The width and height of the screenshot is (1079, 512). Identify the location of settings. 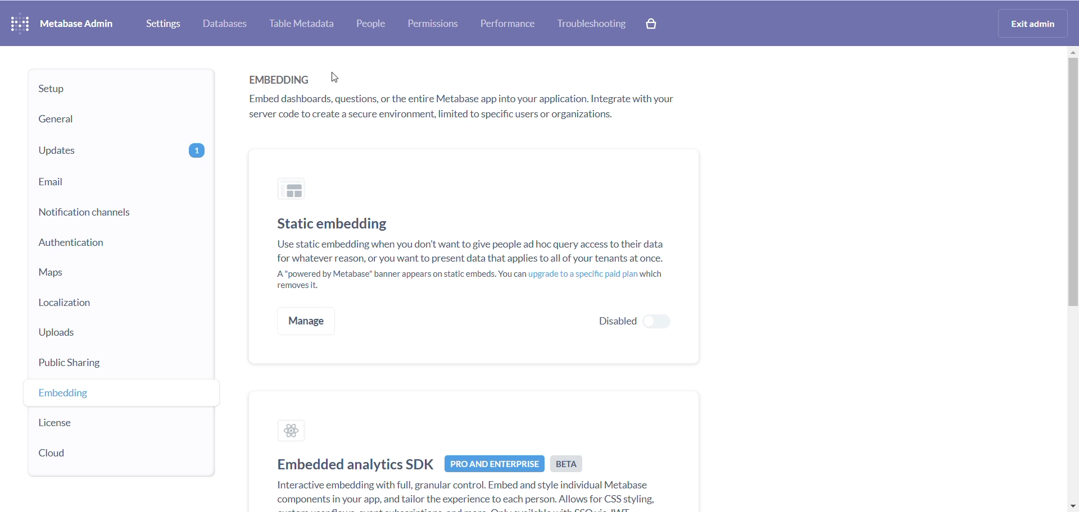
(161, 24).